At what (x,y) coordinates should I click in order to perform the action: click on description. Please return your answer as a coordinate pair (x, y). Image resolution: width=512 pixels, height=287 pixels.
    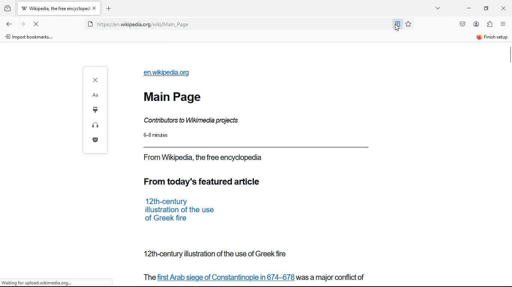
    Looking at the image, I should click on (192, 121).